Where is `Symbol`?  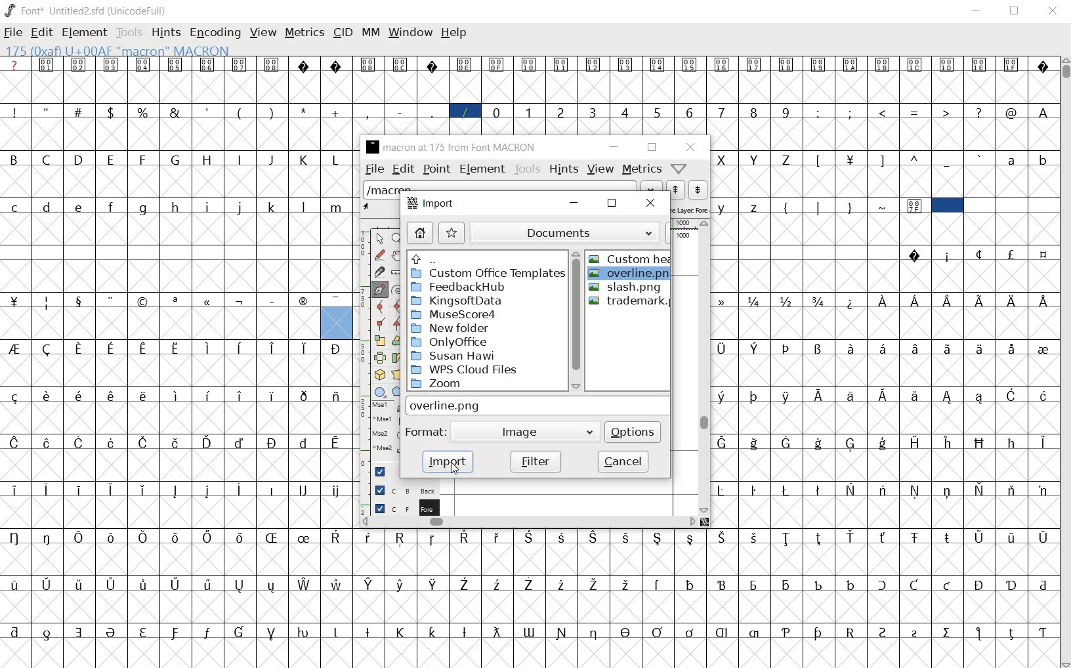
Symbol is located at coordinates (370, 536).